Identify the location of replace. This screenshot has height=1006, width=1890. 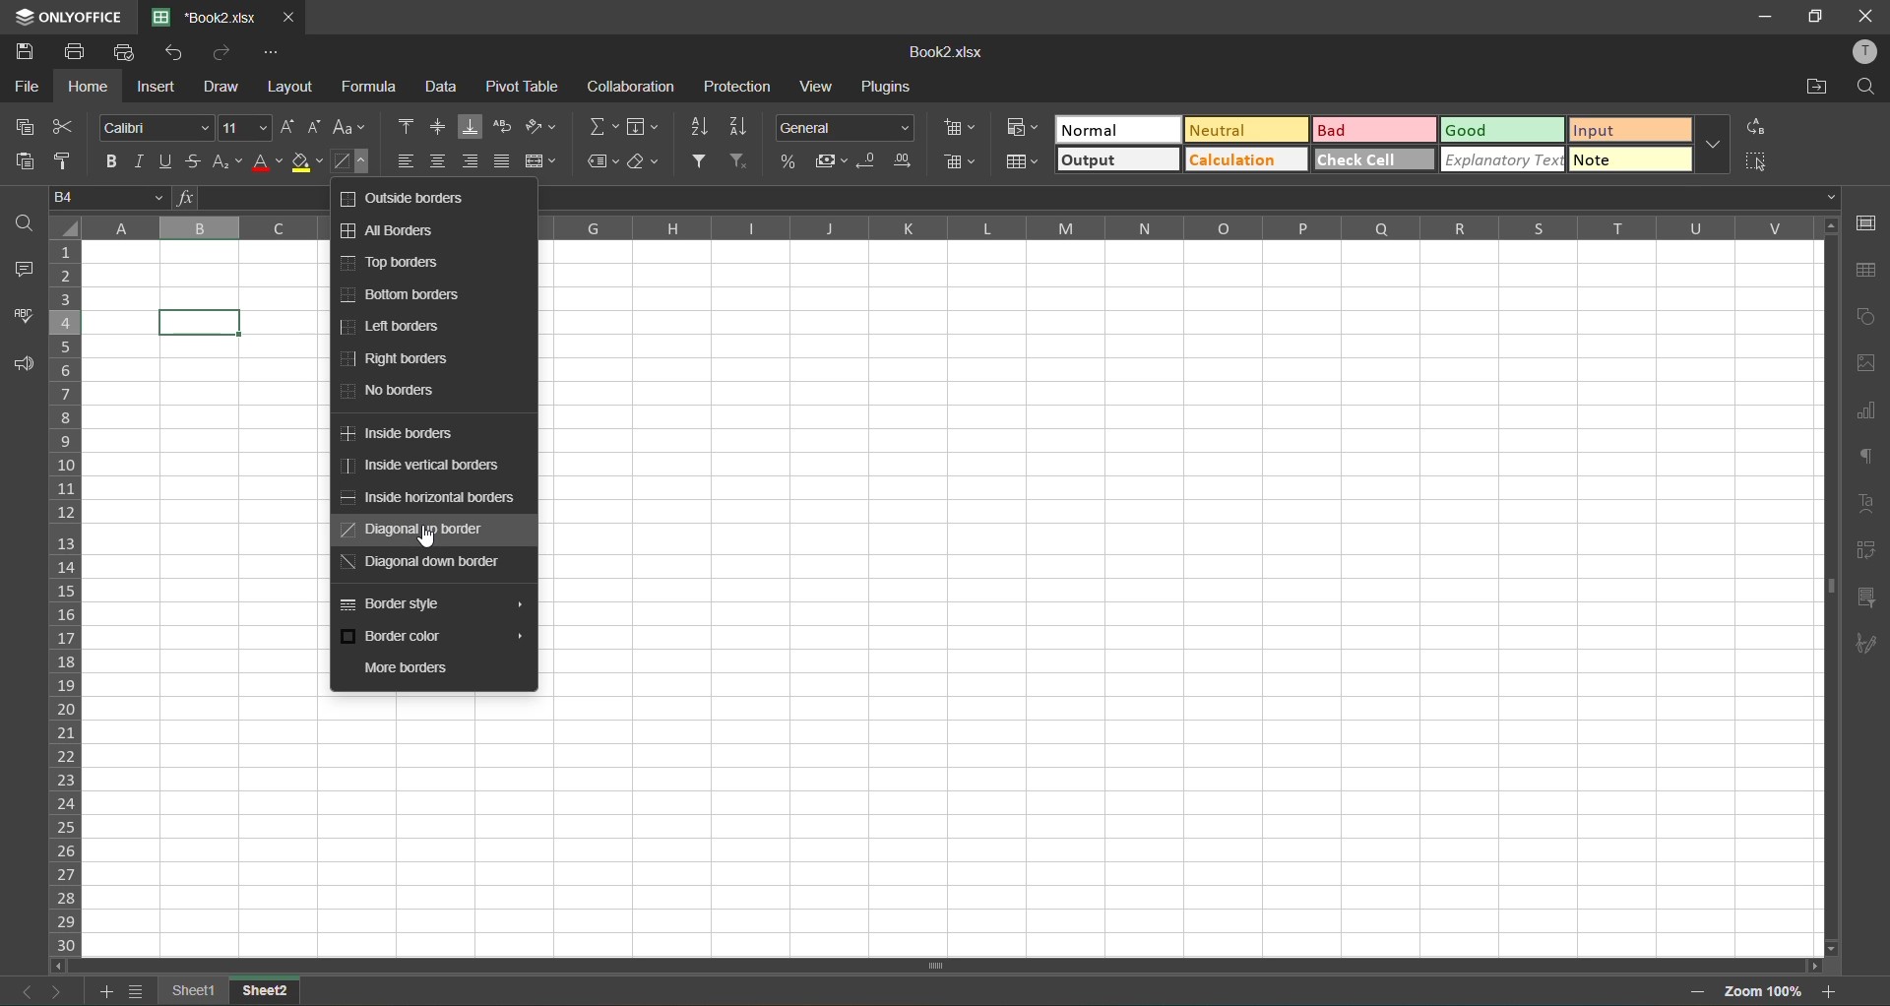
(1755, 124).